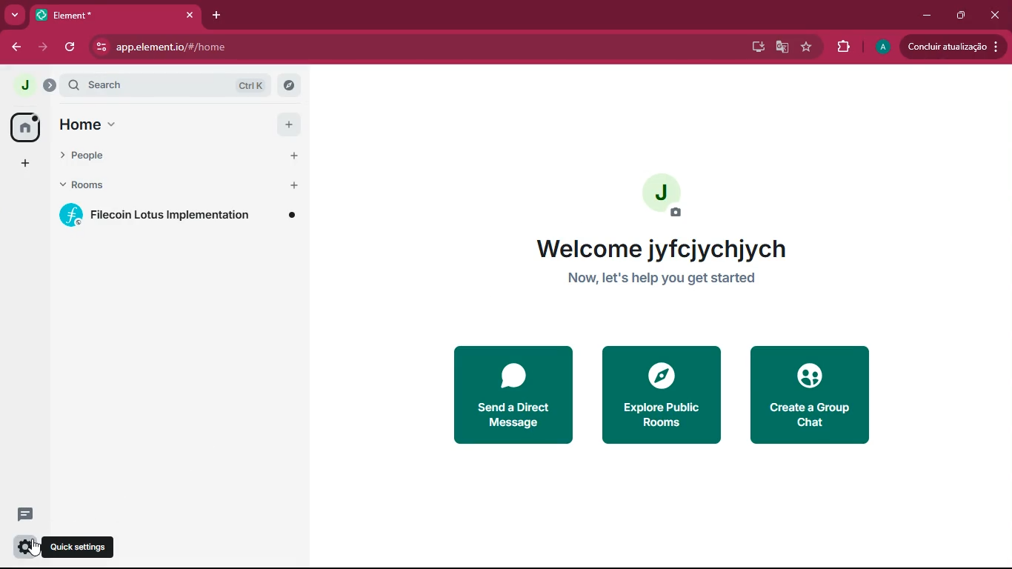 Image resolution: width=1012 pixels, height=569 pixels. Describe the element at coordinates (17, 45) in the screenshot. I see `back` at that location.